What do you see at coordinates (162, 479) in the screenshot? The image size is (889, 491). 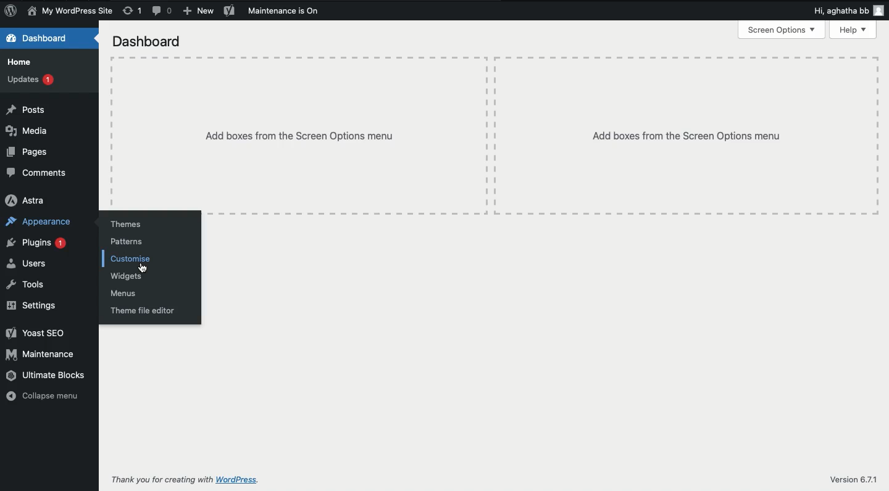 I see `Thank you for creating with` at bounding box center [162, 479].